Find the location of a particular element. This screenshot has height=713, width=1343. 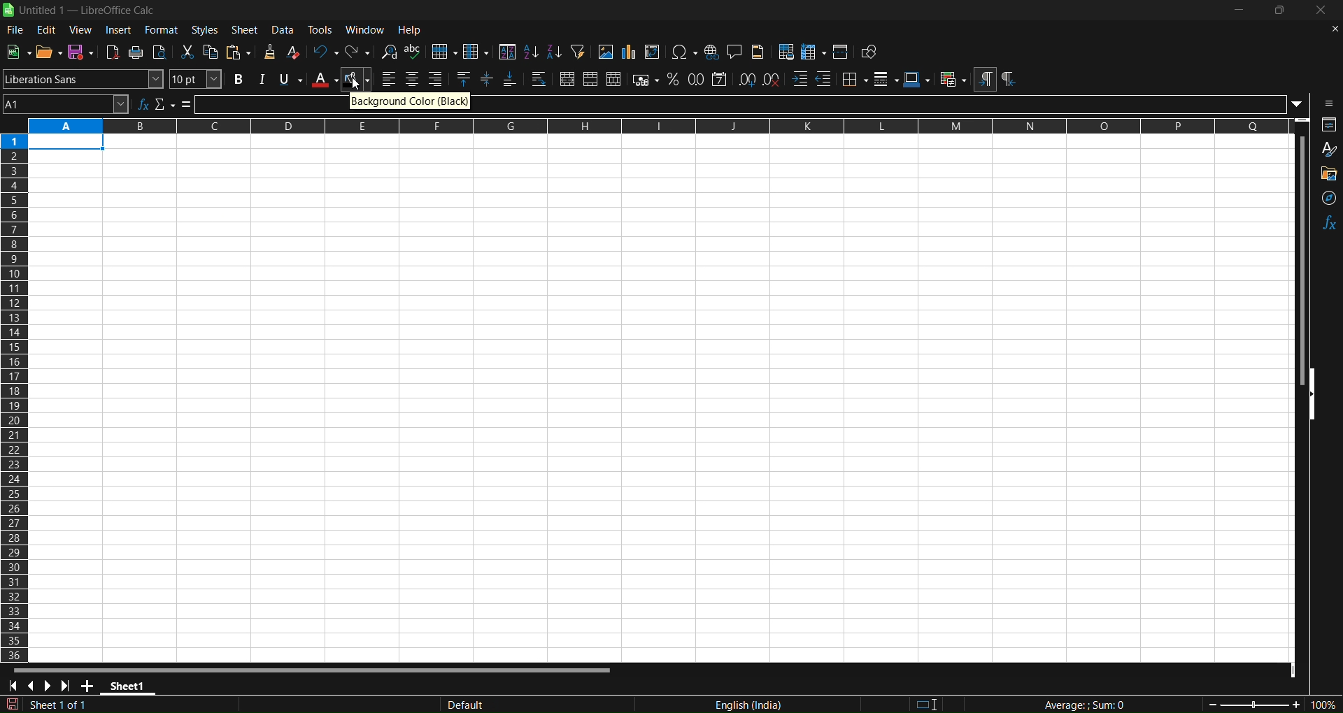

copy is located at coordinates (211, 51).